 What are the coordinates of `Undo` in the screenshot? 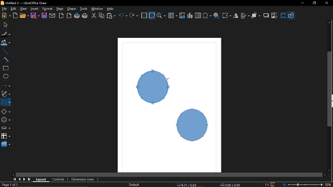 It's located at (123, 15).